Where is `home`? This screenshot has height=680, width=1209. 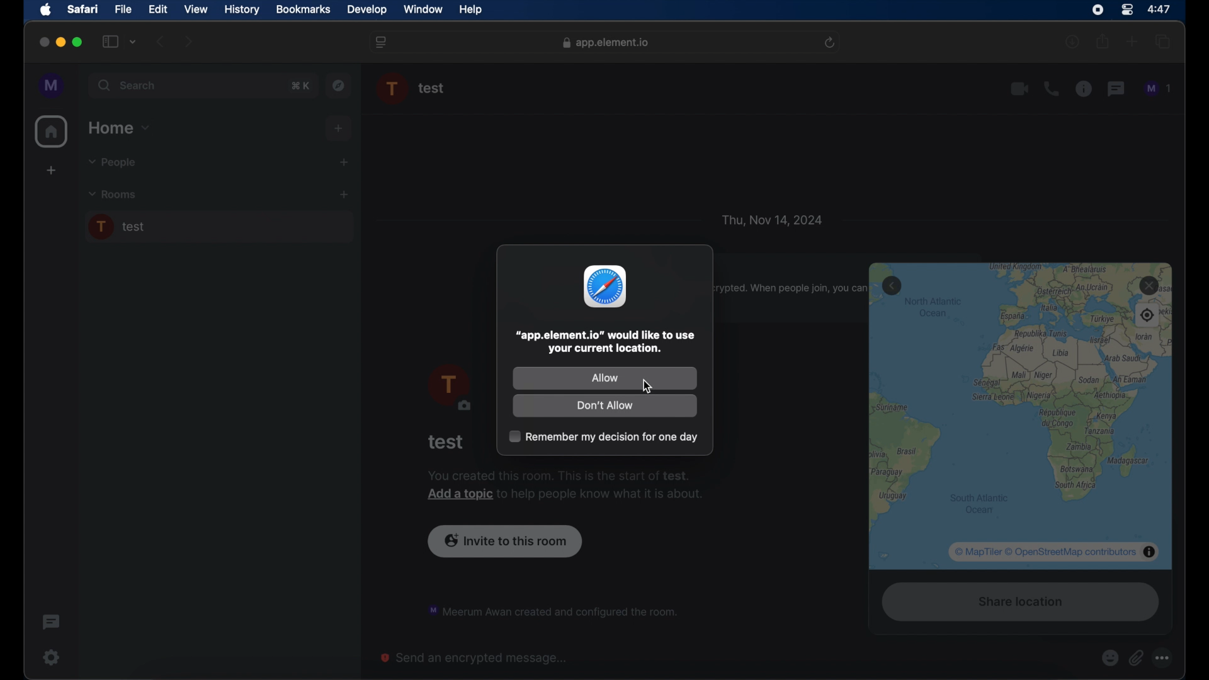
home is located at coordinates (52, 132).